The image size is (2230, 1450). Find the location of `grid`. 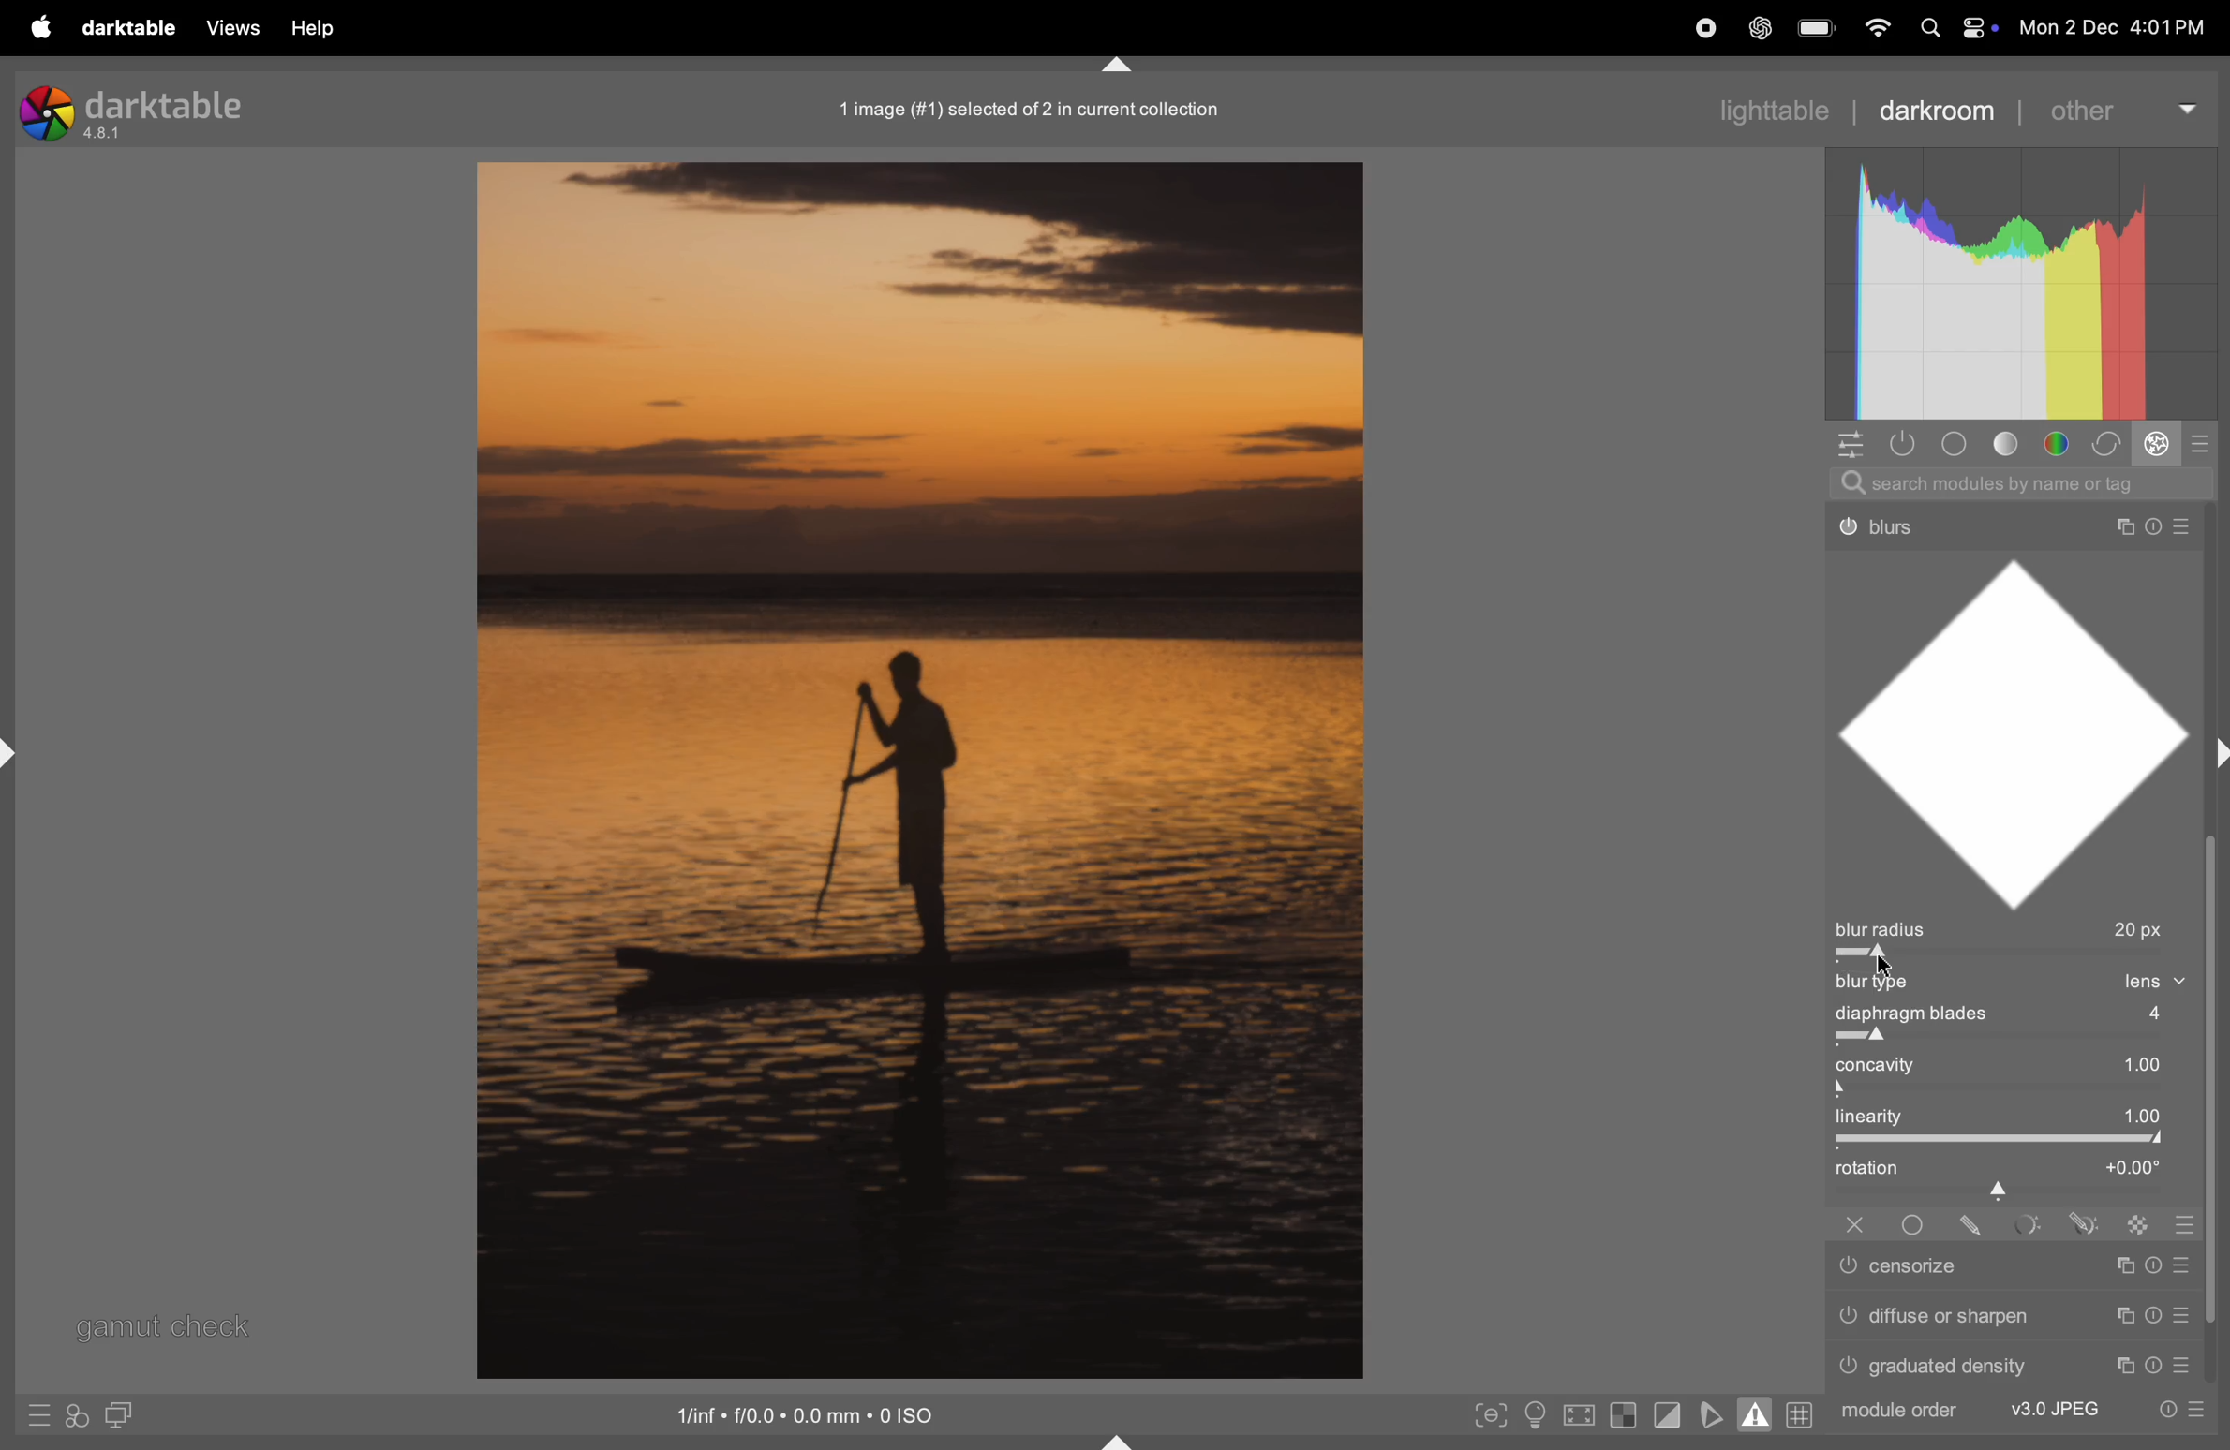

grid is located at coordinates (1801, 1414).